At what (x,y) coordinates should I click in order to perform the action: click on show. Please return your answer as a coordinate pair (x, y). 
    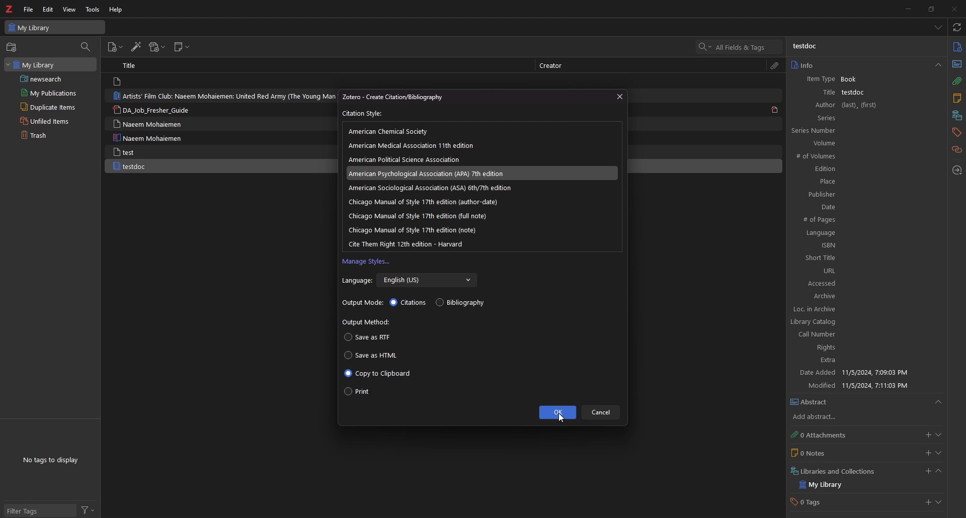
    Looking at the image, I should click on (938, 435).